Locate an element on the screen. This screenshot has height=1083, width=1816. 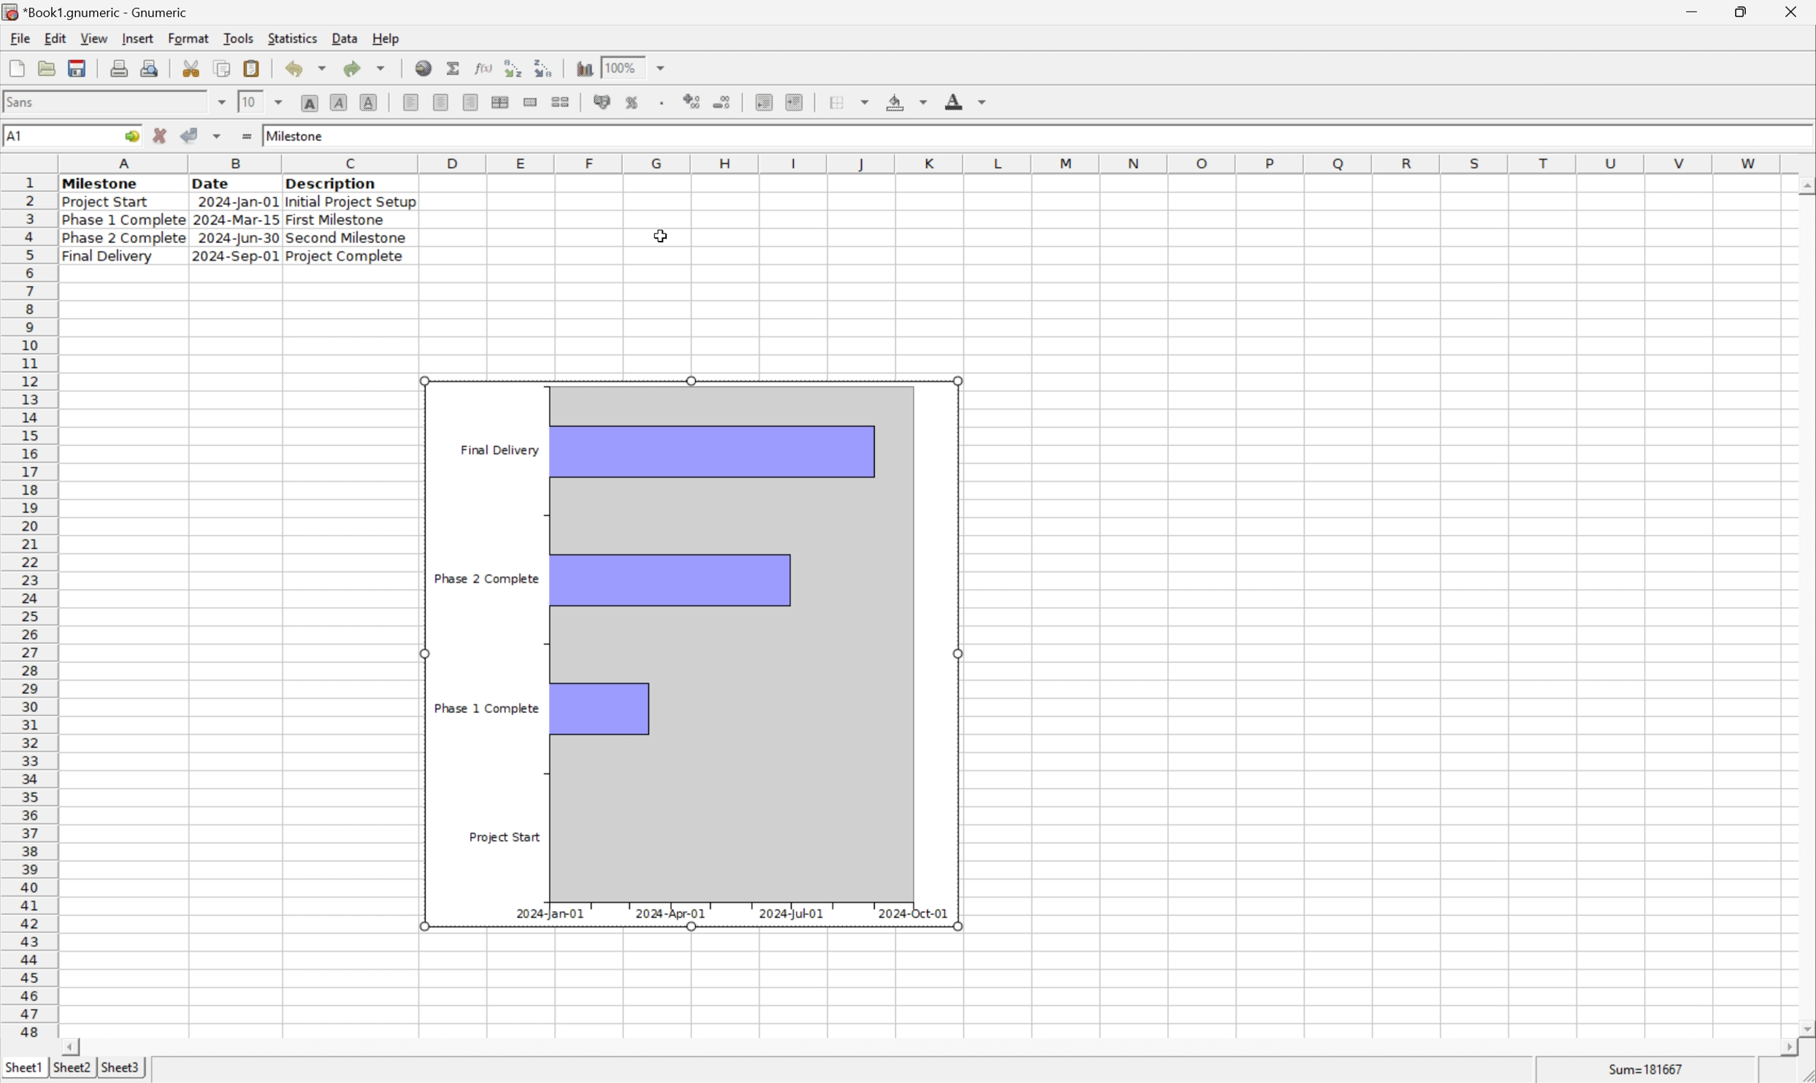
Application name is located at coordinates (97, 12).